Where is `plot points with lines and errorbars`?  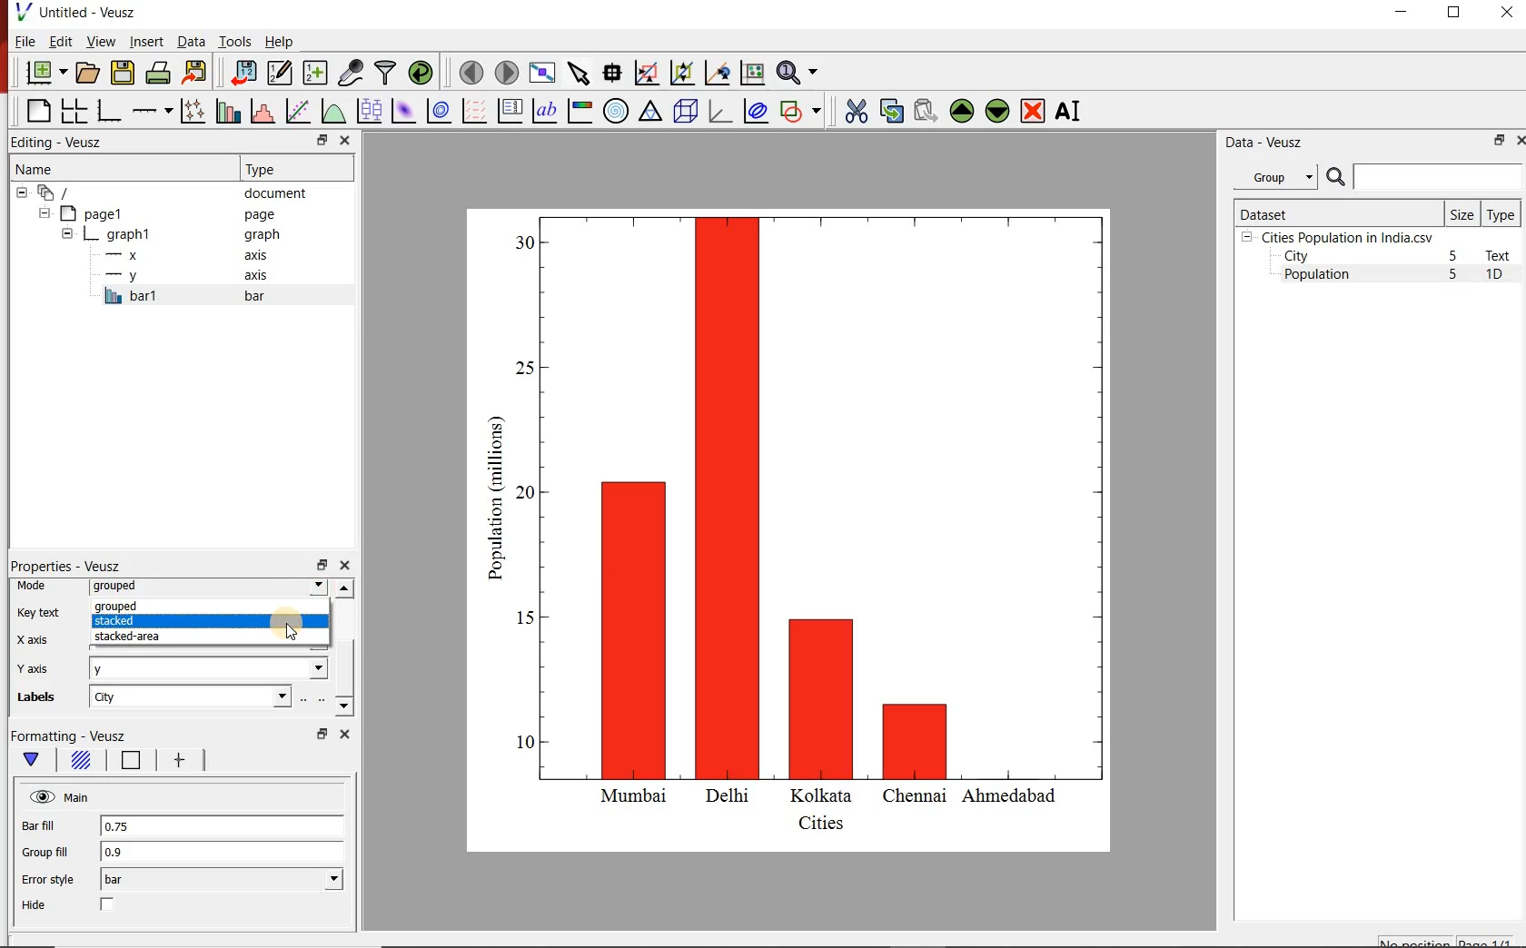
plot points with lines and errorbars is located at coordinates (190, 111).